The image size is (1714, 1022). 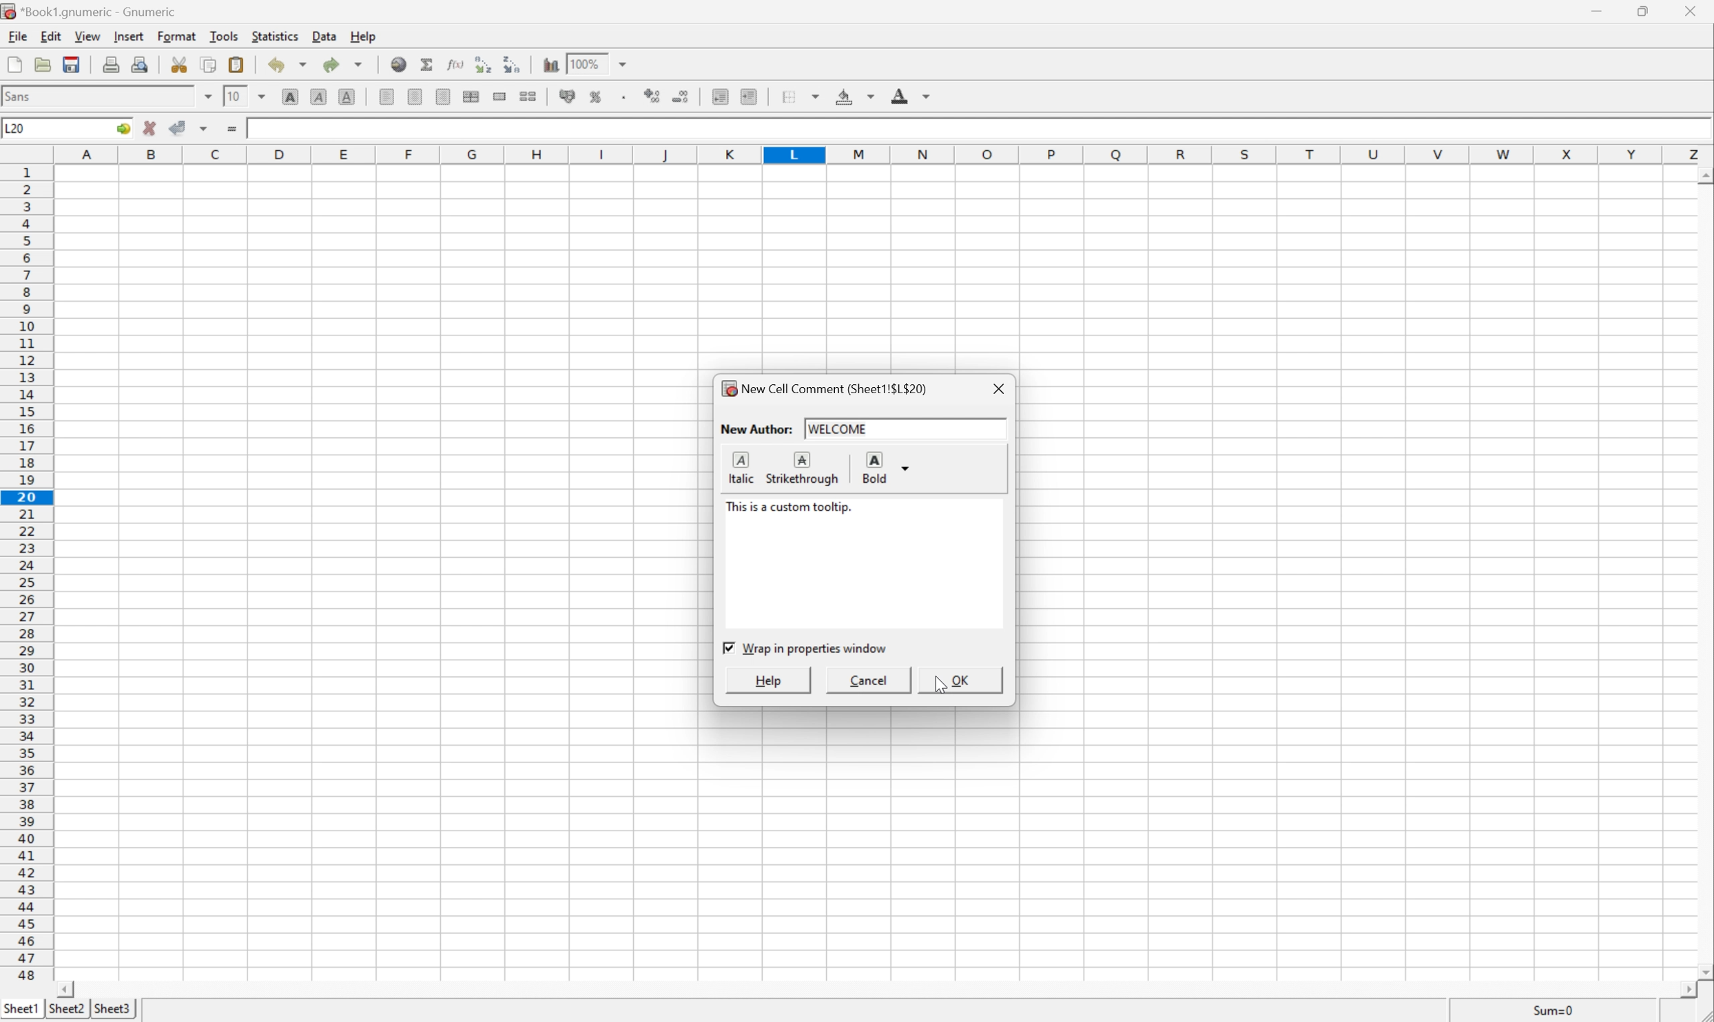 What do you see at coordinates (91, 12) in the screenshot?
I see `*Book1.gnumeric - Gnumeric` at bounding box center [91, 12].